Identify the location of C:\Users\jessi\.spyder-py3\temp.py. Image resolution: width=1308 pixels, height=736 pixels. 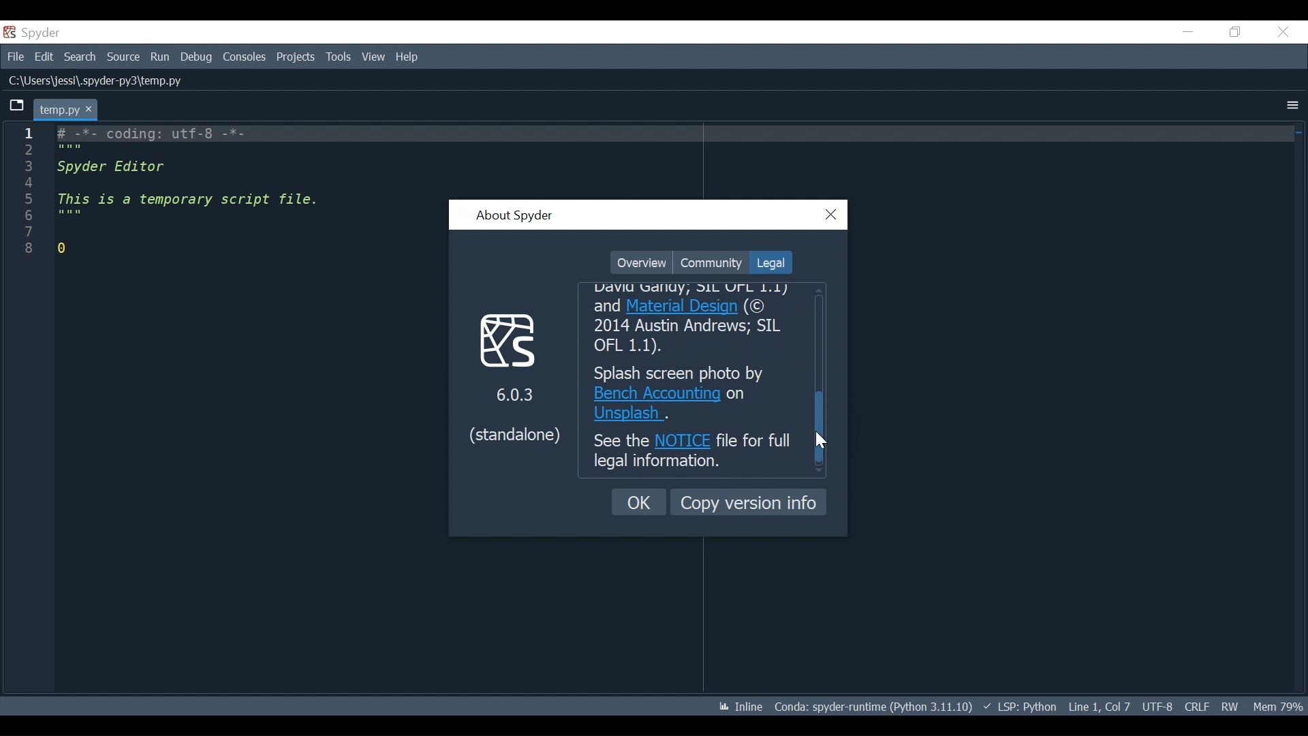
(116, 80).